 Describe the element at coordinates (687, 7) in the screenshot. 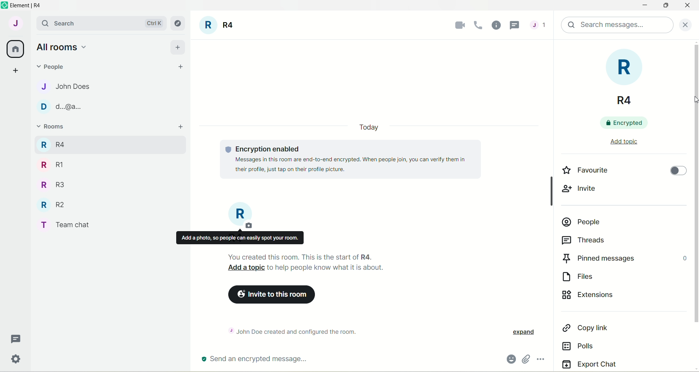

I see `close` at that location.